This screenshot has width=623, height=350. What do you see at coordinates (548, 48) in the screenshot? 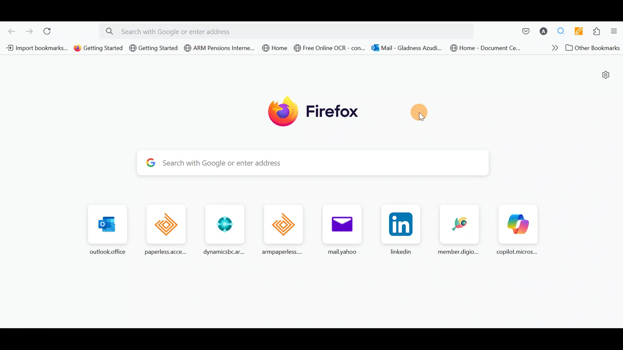
I see `Show more bookmarks` at bounding box center [548, 48].